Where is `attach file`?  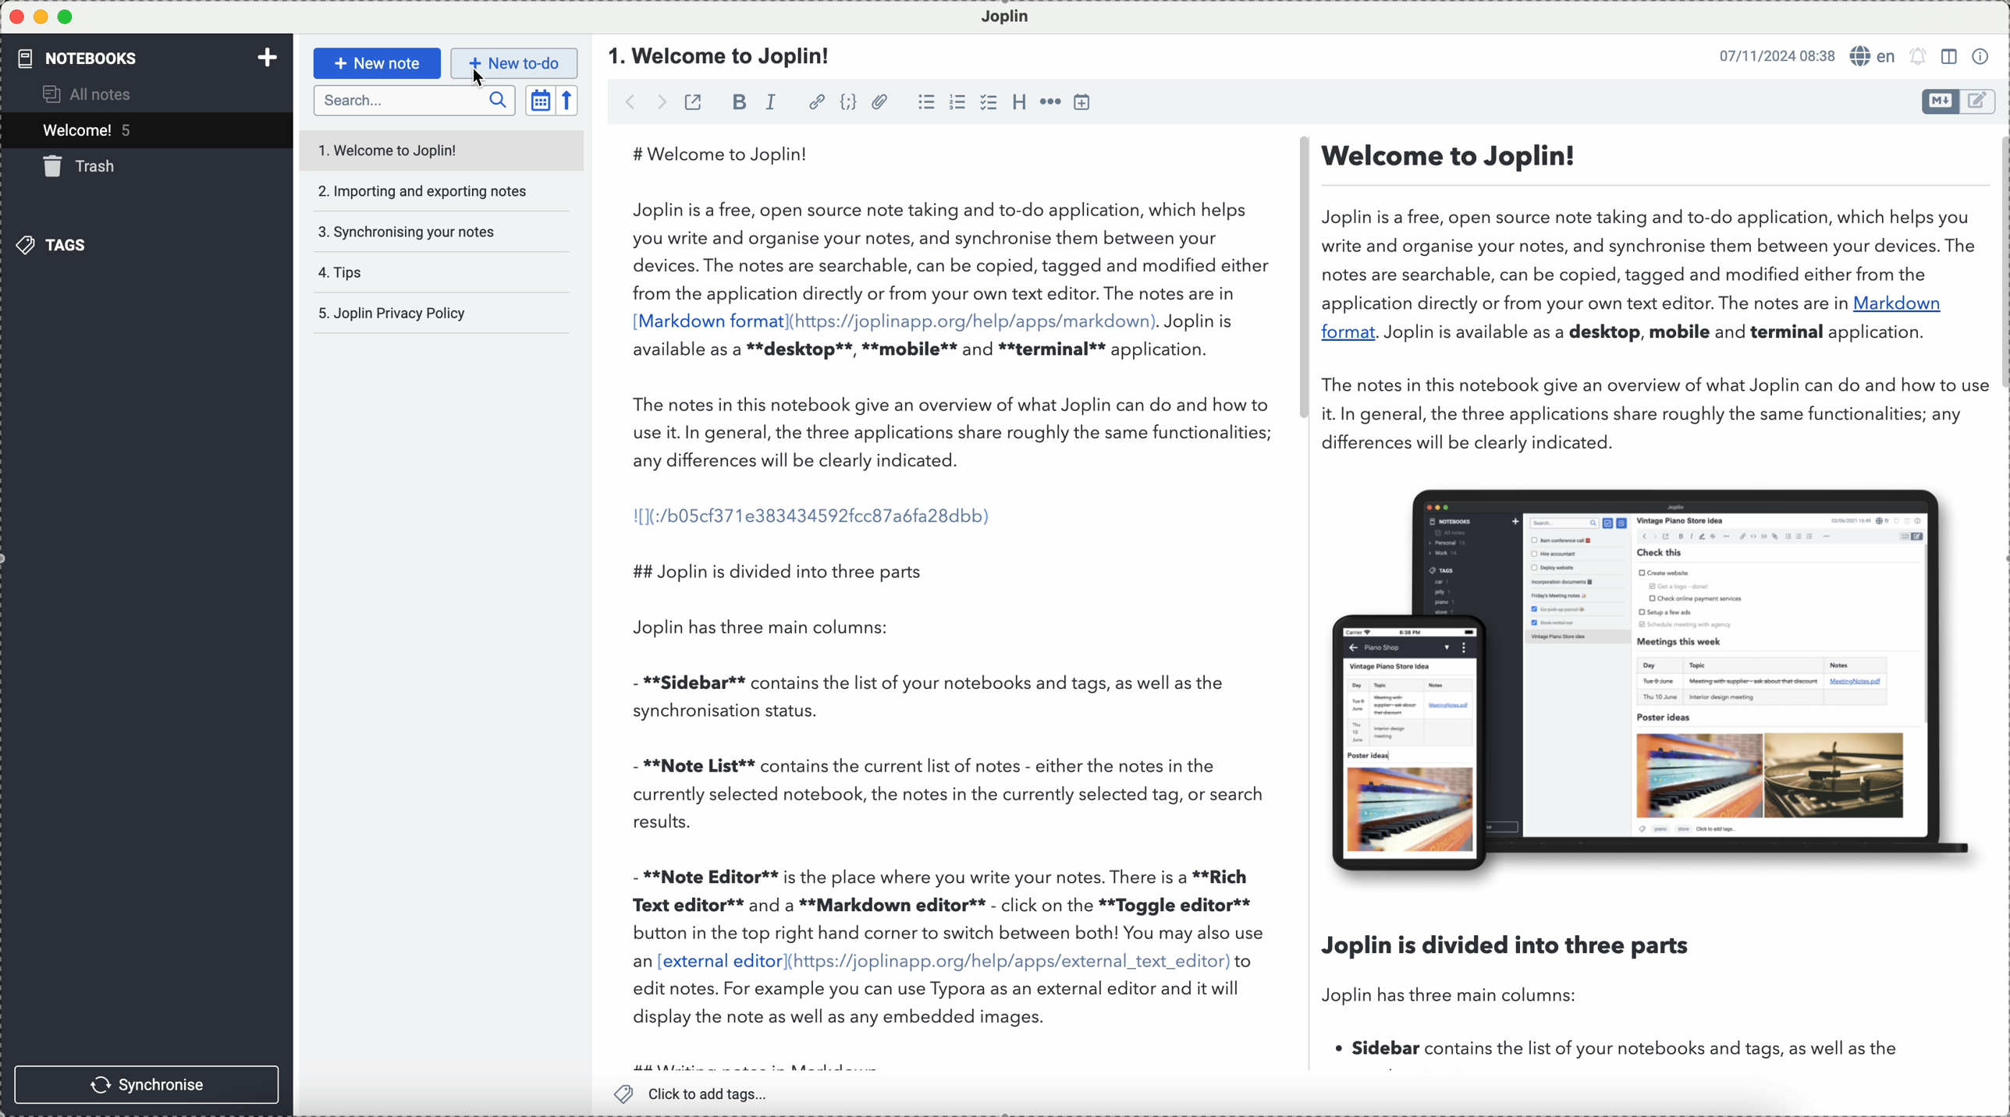 attach file is located at coordinates (881, 101).